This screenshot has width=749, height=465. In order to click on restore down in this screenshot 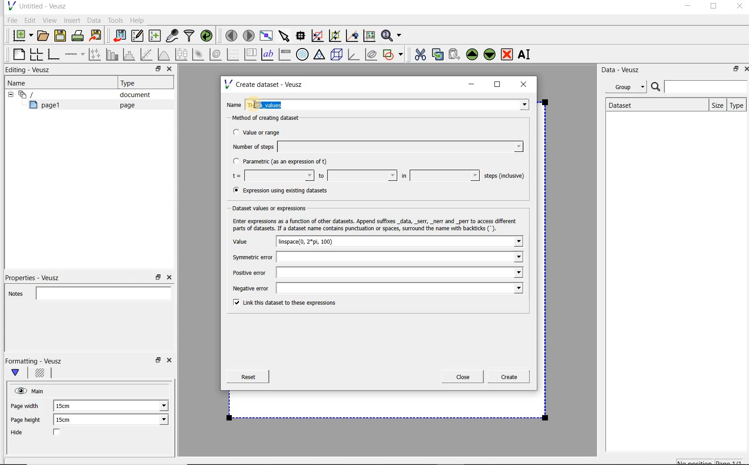, I will do `click(157, 363)`.